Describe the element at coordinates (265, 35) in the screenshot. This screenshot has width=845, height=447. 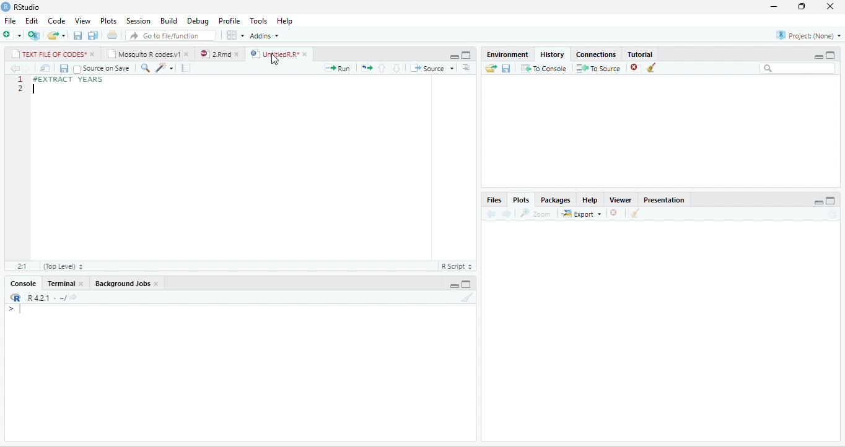
I see `Addins` at that location.